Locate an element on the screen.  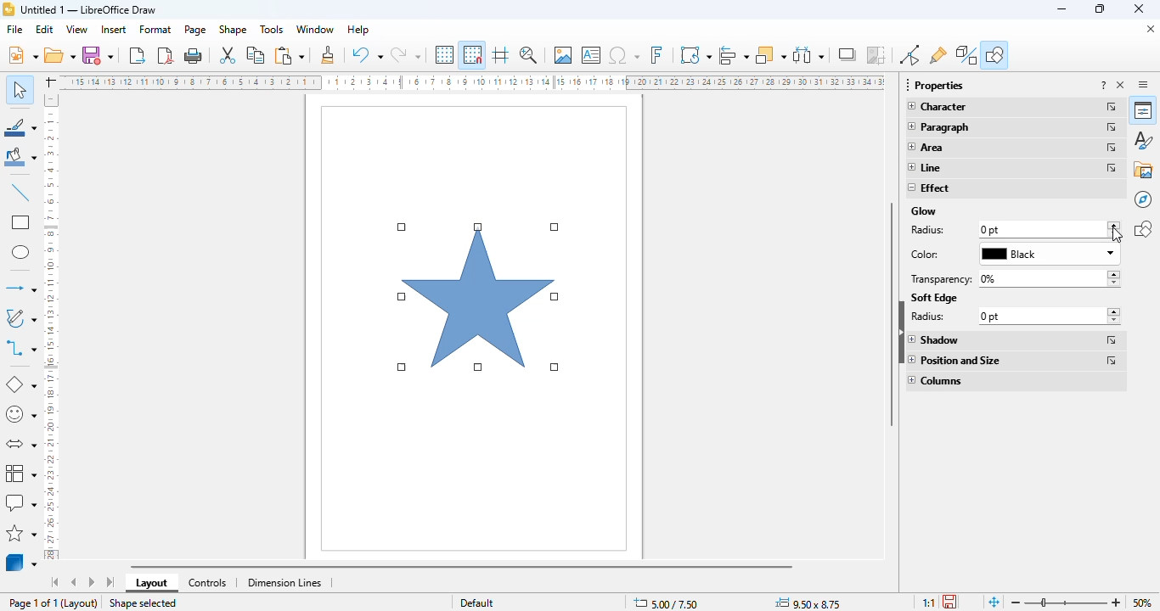
shadow is located at coordinates (847, 54).